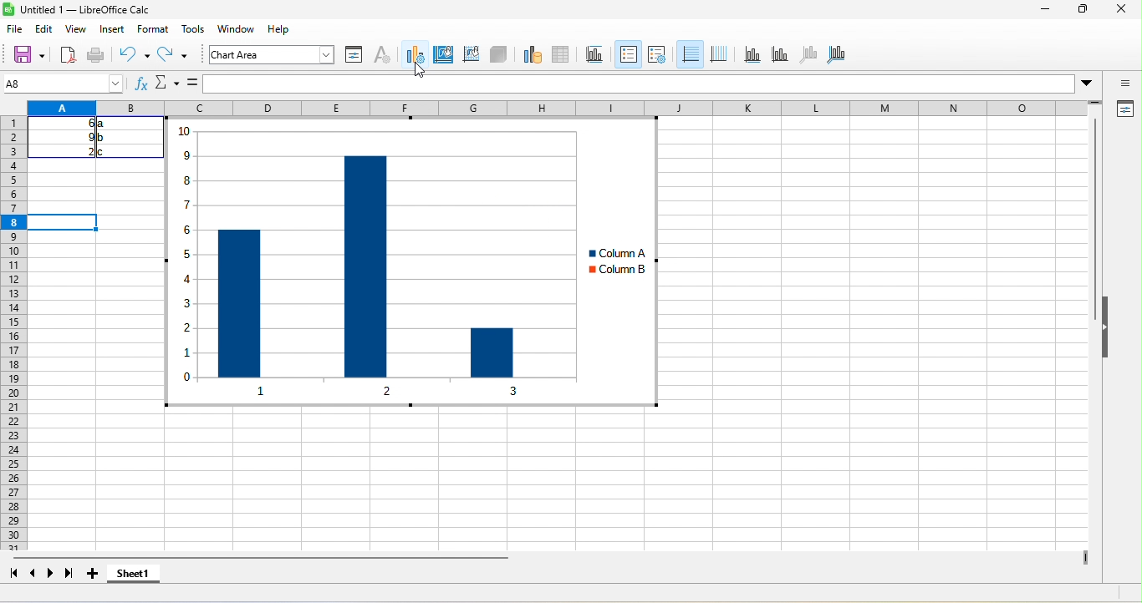 The width and height of the screenshot is (1142, 603). I want to click on 9, so click(79, 138).